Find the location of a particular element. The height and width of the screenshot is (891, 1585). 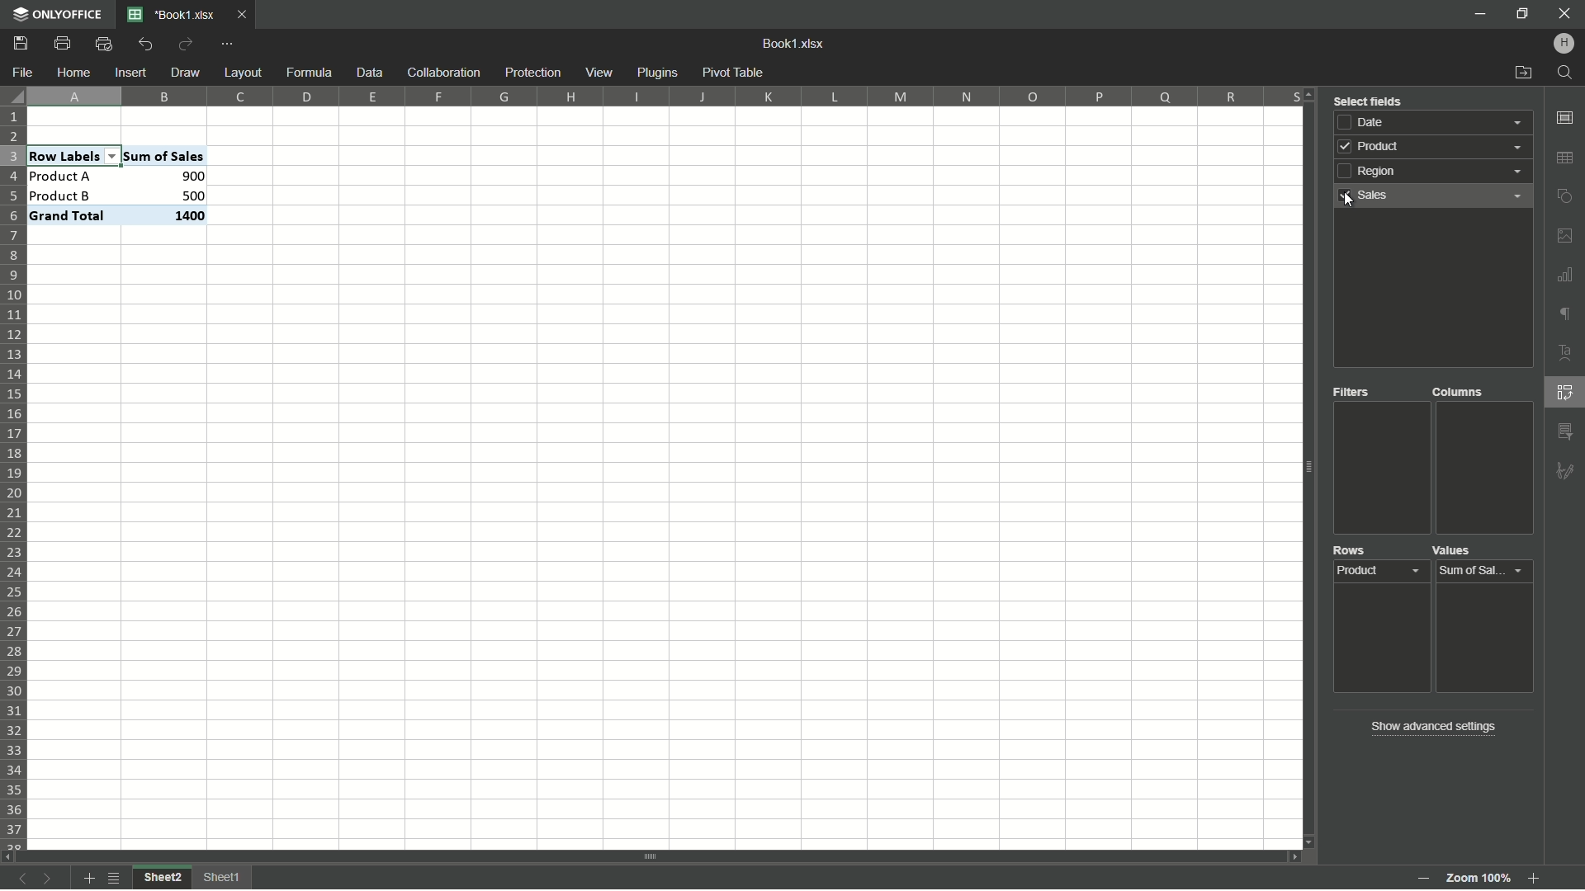

Formula is located at coordinates (308, 73).